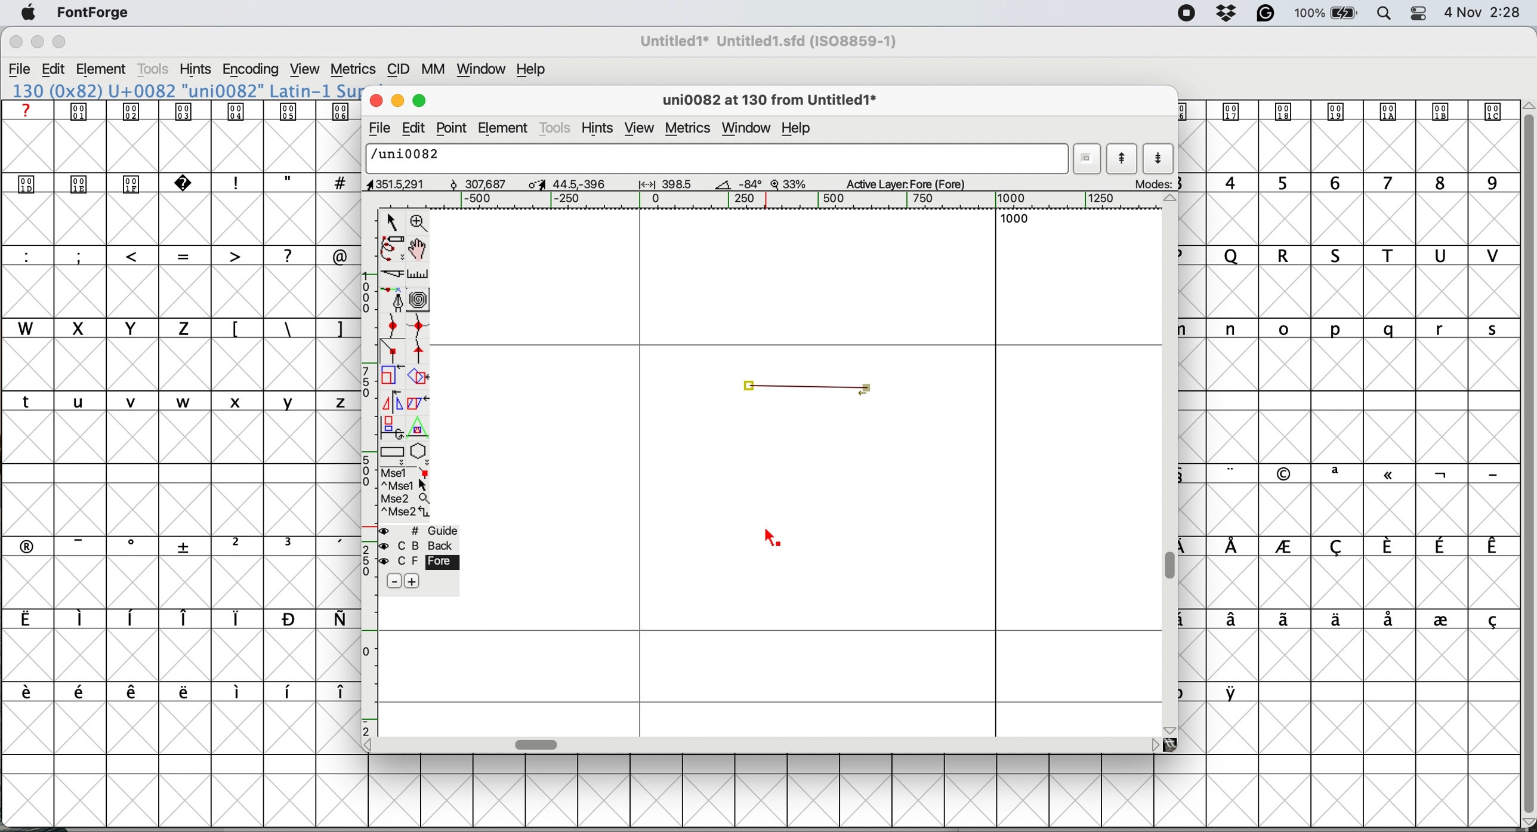 The height and width of the screenshot is (832, 1537). Describe the element at coordinates (394, 454) in the screenshot. I see `rectangles and ellipses` at that location.